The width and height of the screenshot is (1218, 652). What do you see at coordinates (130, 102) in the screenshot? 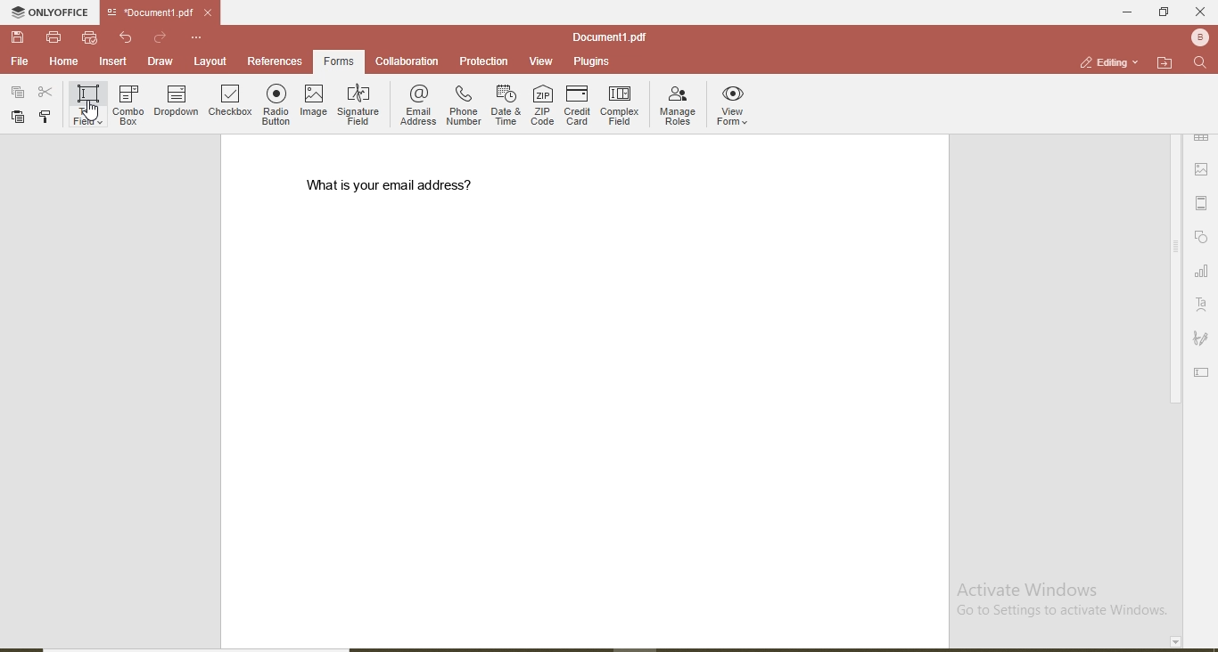
I see `combo box` at bounding box center [130, 102].